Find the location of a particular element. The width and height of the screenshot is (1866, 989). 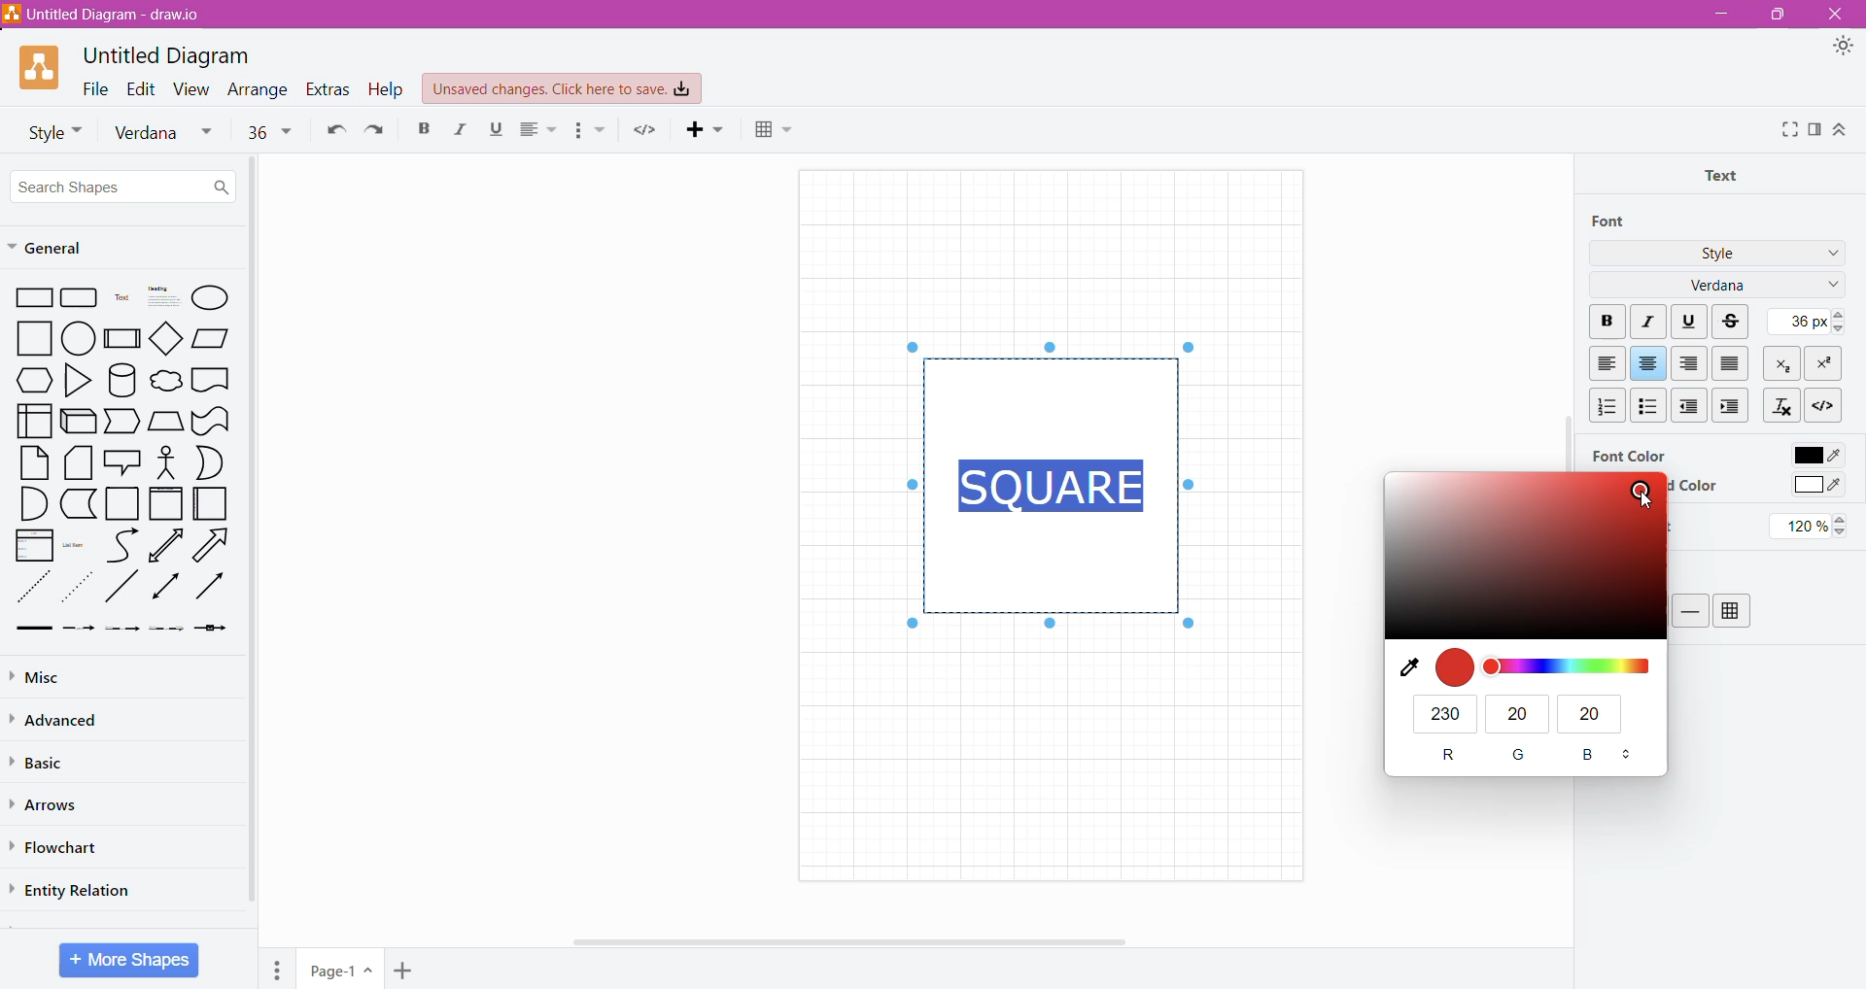

Trapezoid is located at coordinates (122, 423).